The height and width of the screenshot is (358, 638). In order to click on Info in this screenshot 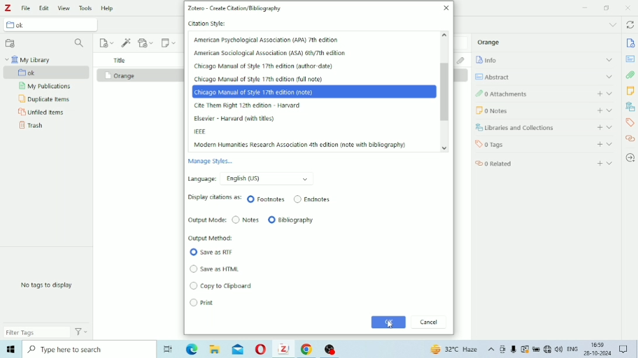, I will do `click(631, 43)`.